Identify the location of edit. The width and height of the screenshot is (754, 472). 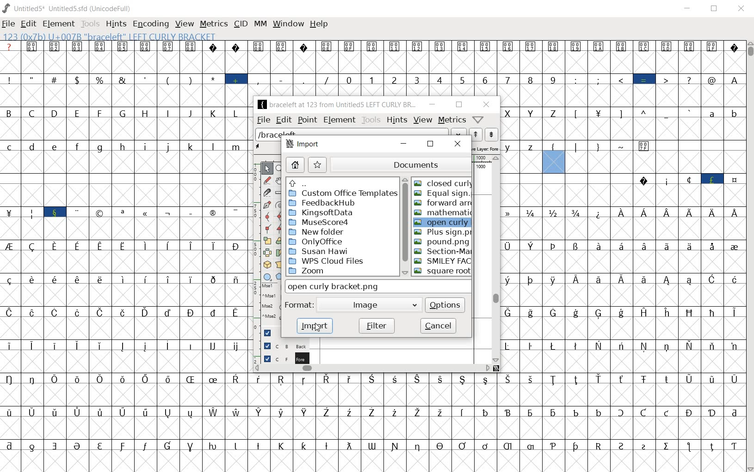
(284, 120).